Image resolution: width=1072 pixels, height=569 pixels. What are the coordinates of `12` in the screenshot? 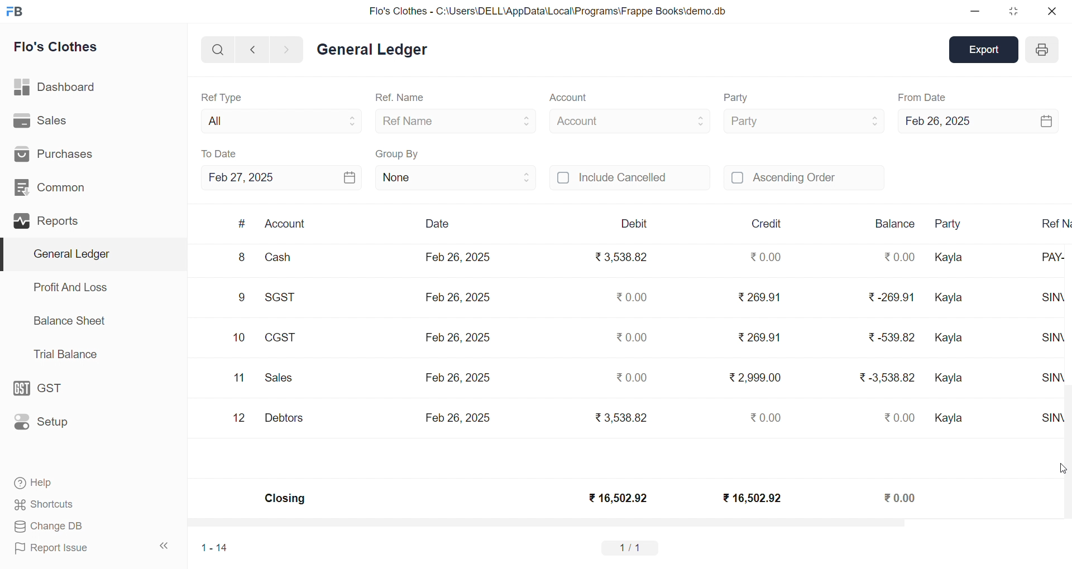 It's located at (241, 418).